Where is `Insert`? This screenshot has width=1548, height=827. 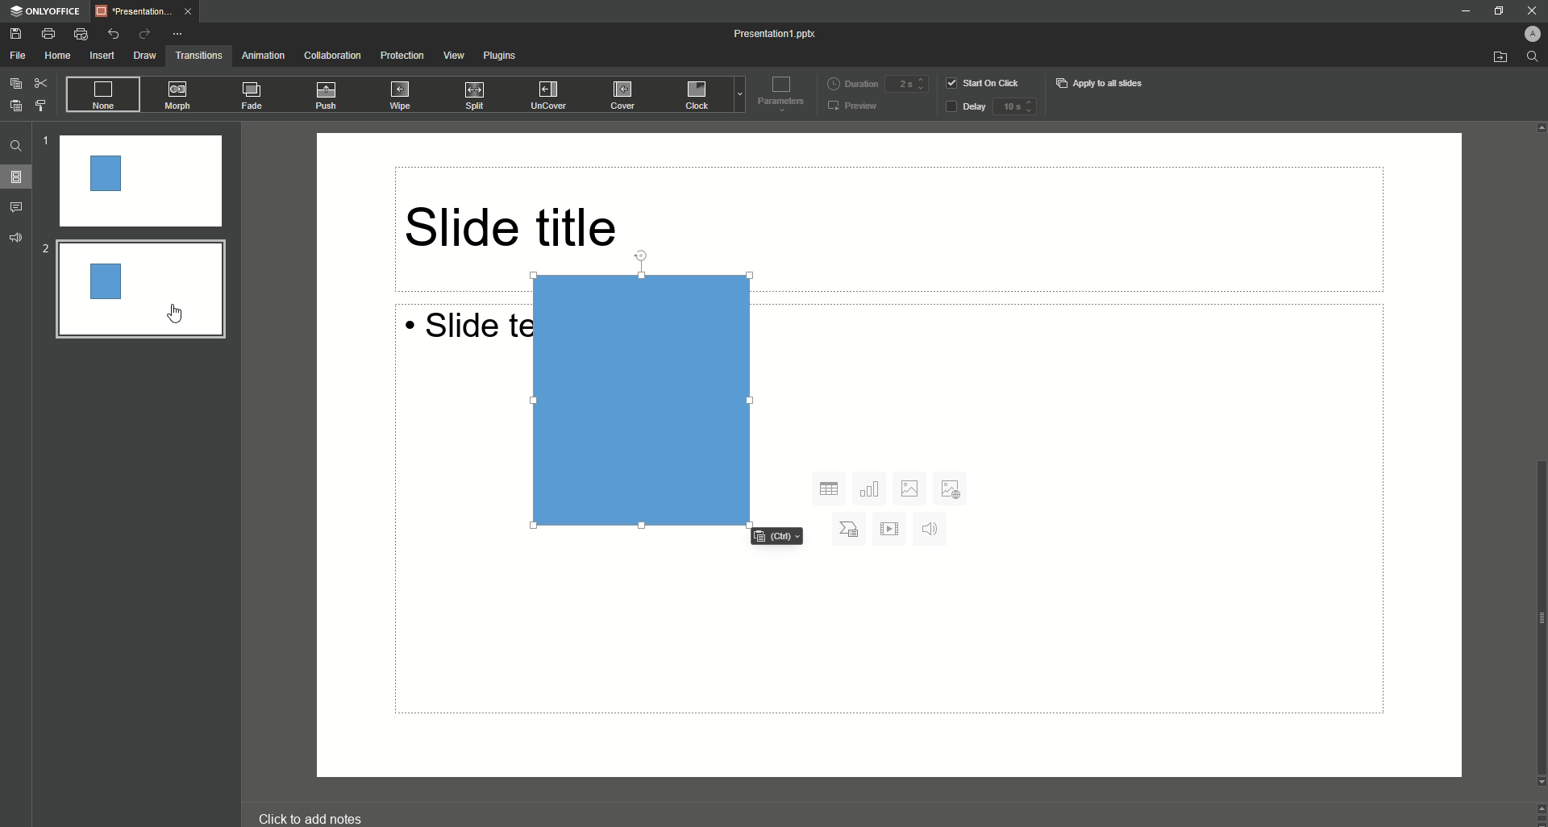 Insert is located at coordinates (100, 56).